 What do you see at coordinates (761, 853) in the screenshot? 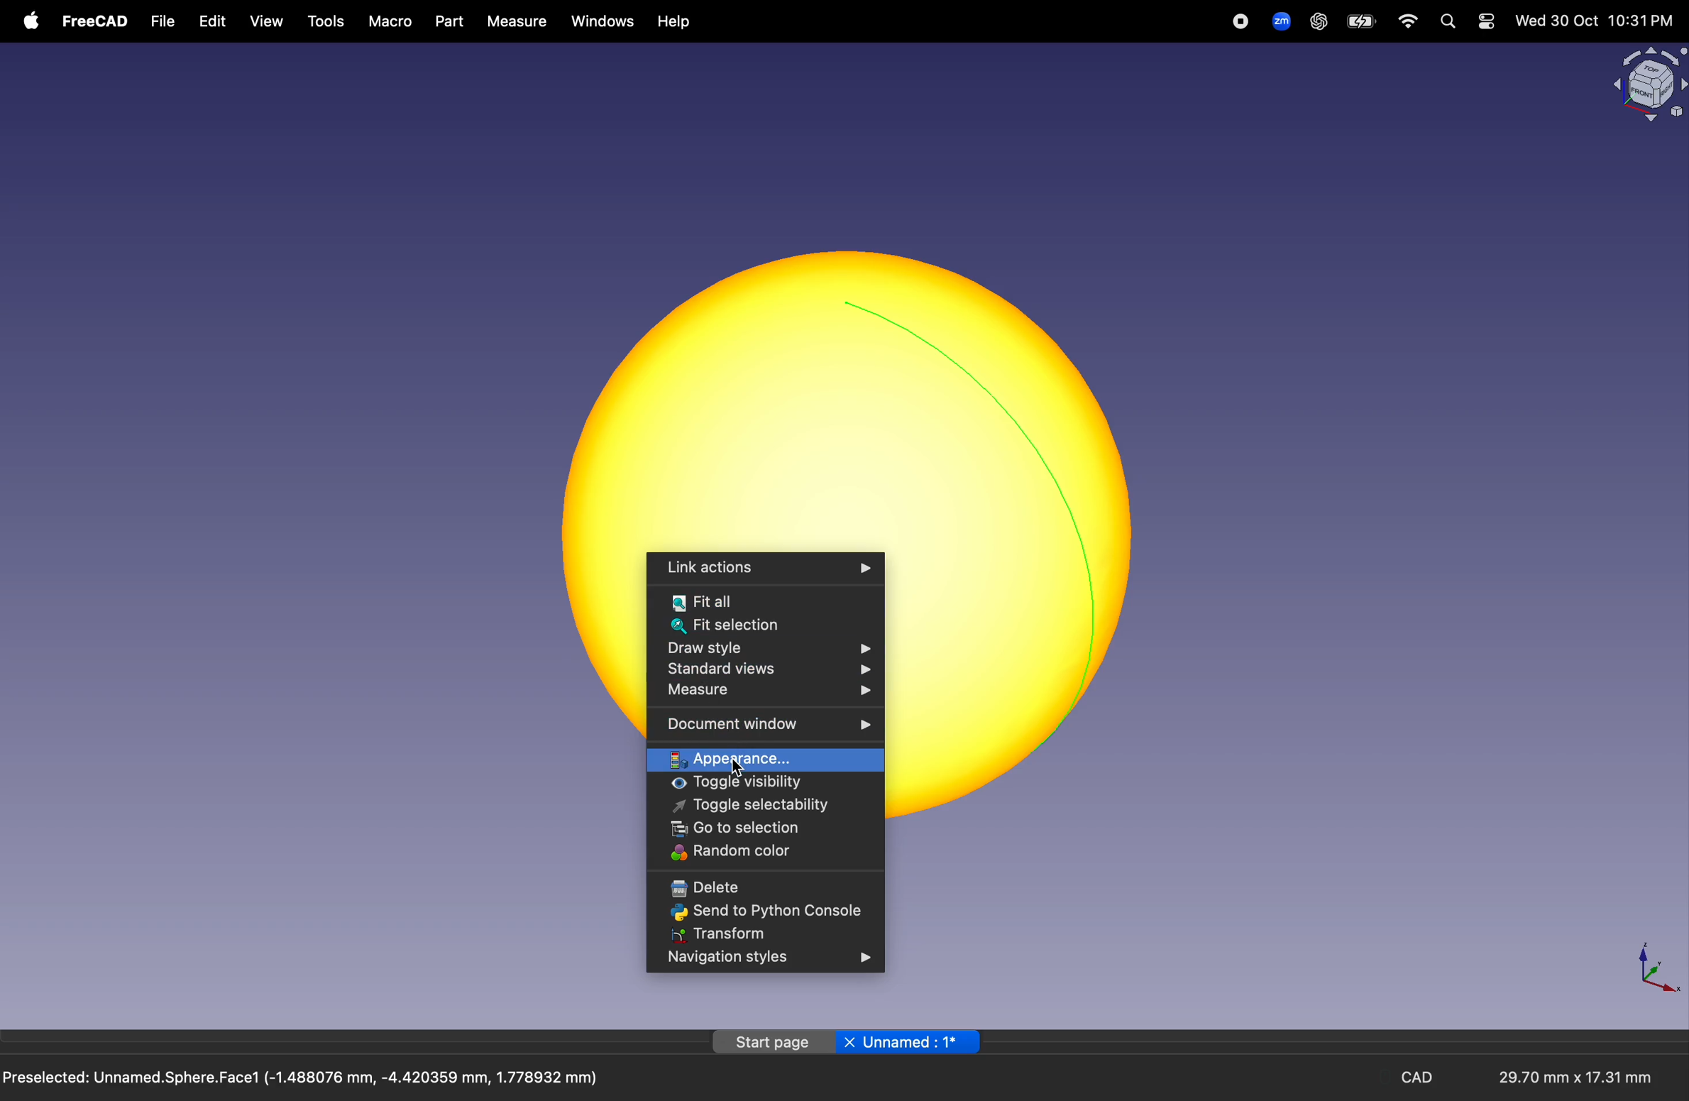
I see `random color` at bounding box center [761, 853].